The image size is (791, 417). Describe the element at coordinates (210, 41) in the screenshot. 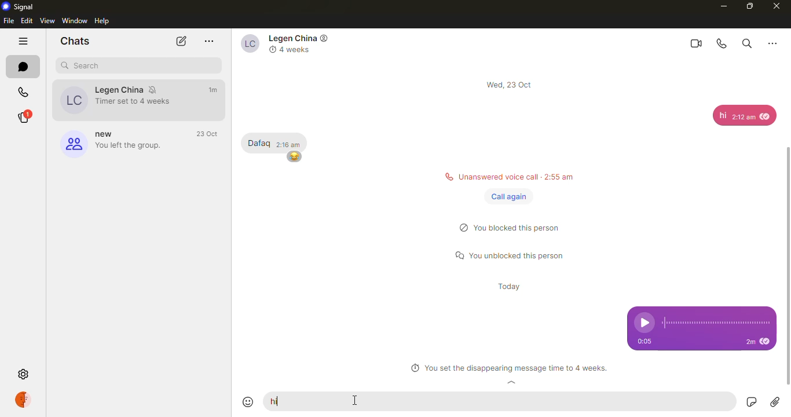

I see `more` at that location.